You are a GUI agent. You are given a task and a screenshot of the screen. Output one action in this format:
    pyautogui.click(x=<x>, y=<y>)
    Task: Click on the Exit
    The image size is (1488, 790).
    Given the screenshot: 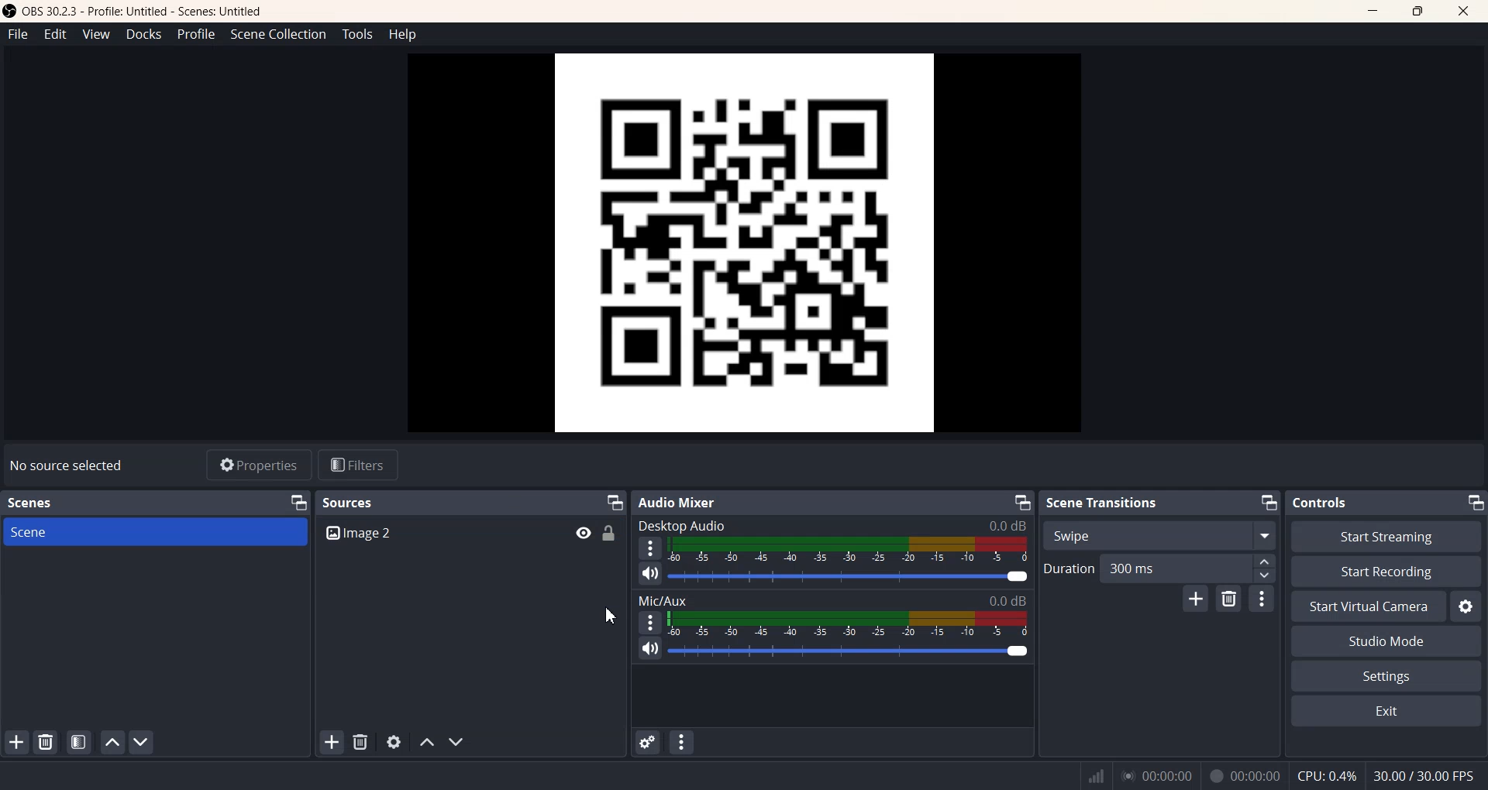 What is the action you would take?
    pyautogui.click(x=1388, y=713)
    